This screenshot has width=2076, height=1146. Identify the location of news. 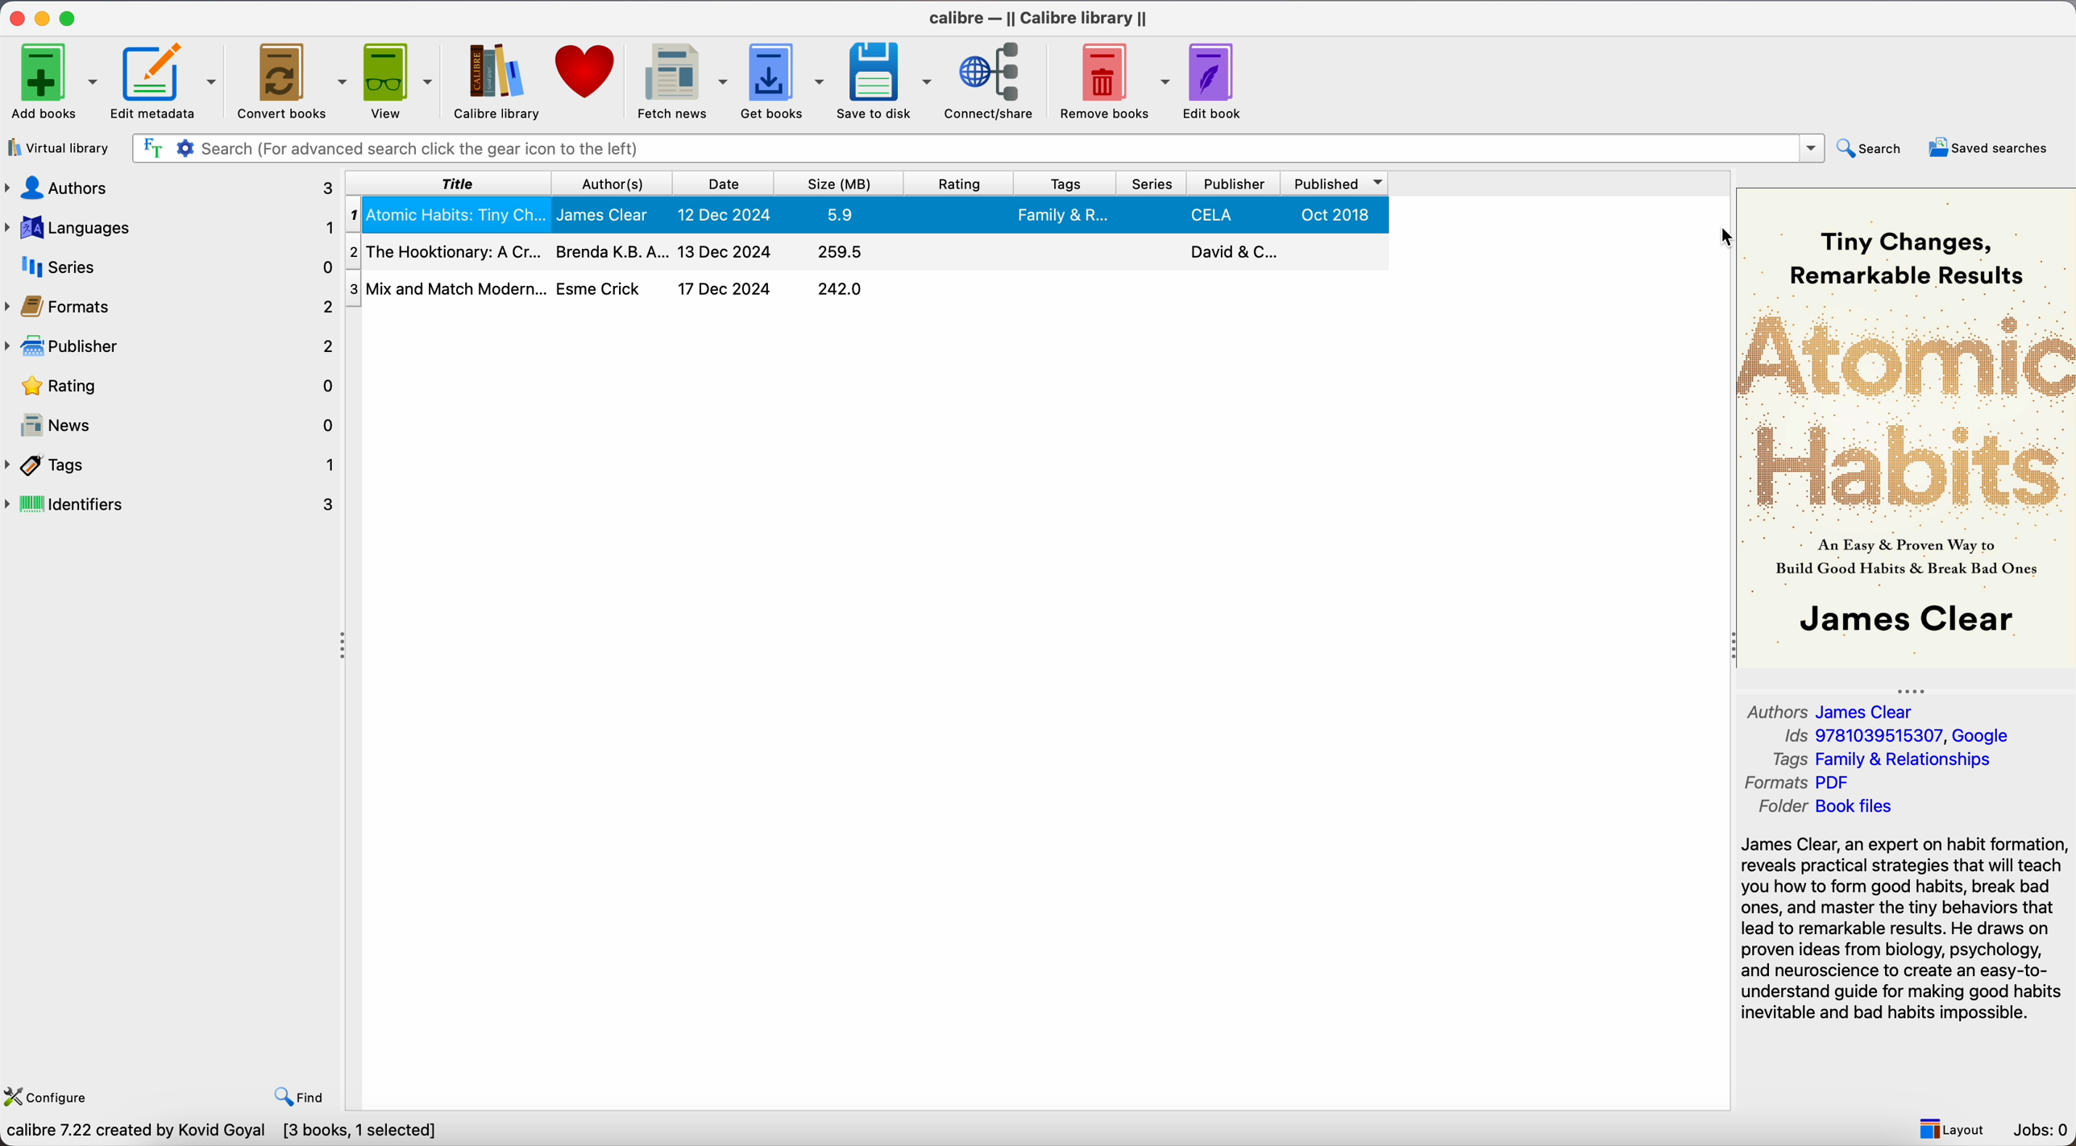
(175, 423).